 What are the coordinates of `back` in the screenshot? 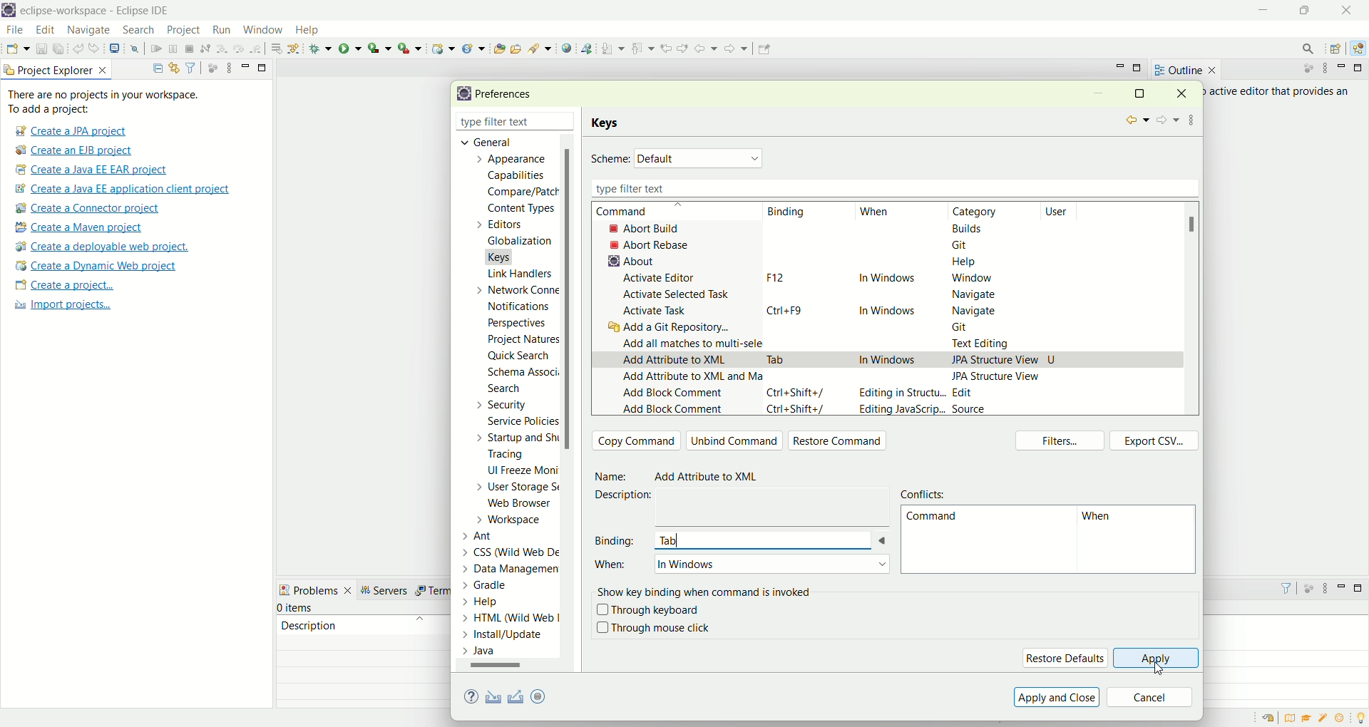 It's located at (709, 48).